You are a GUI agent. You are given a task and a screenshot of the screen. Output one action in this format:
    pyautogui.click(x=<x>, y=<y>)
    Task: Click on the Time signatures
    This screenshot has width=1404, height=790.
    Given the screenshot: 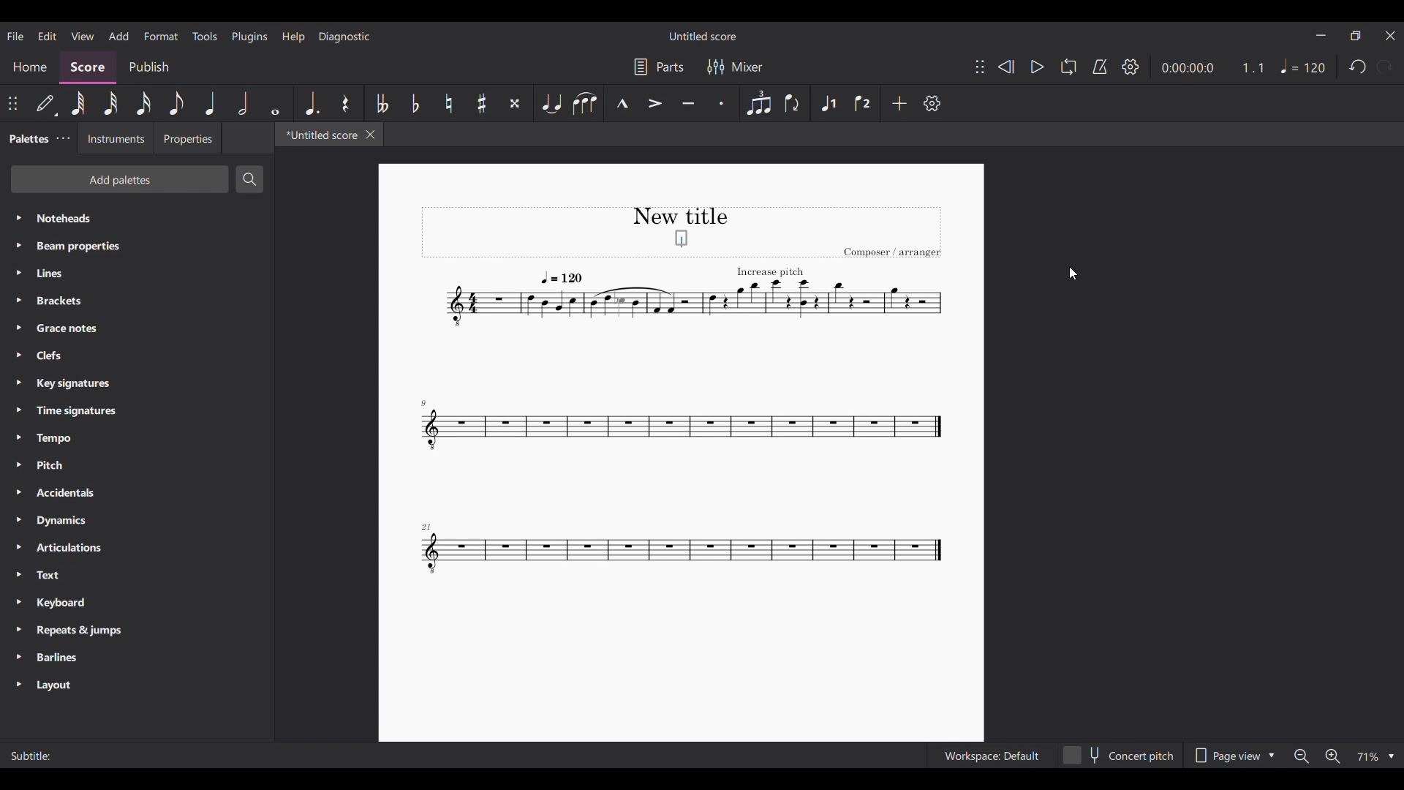 What is the action you would take?
    pyautogui.click(x=137, y=411)
    